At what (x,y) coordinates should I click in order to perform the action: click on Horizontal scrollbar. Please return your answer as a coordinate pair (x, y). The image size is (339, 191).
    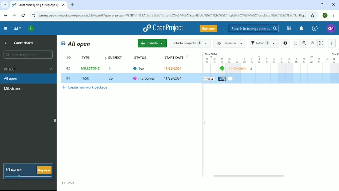
    Looking at the image, I should click on (250, 176).